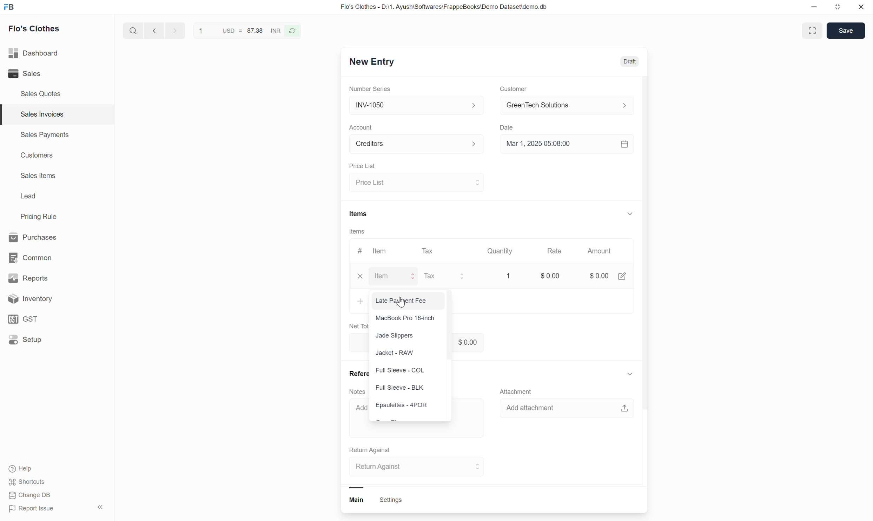 The height and width of the screenshot is (521, 873). I want to click on refresh, so click(295, 32).